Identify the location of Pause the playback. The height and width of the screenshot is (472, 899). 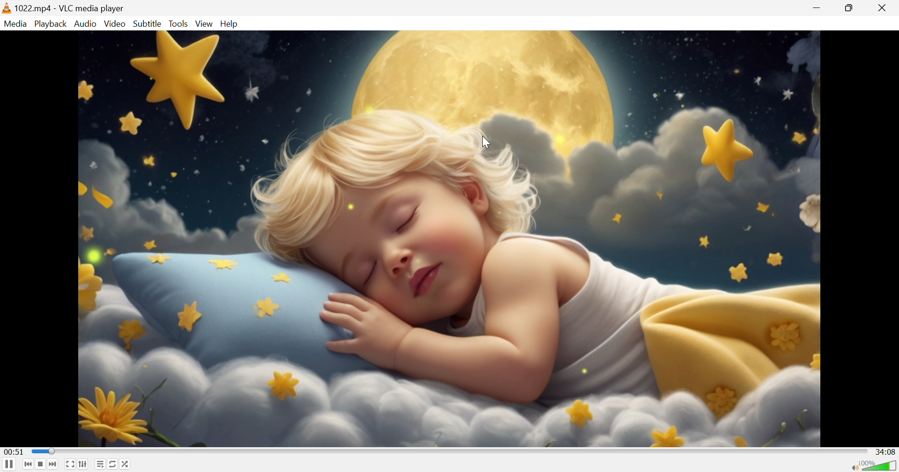
(8, 465).